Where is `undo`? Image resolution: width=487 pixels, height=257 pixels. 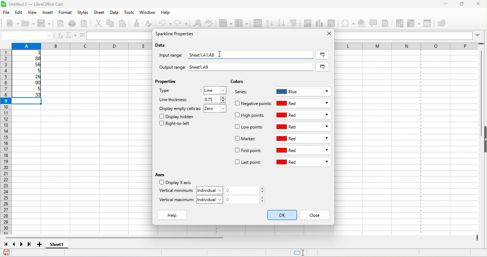 undo is located at coordinates (166, 23).